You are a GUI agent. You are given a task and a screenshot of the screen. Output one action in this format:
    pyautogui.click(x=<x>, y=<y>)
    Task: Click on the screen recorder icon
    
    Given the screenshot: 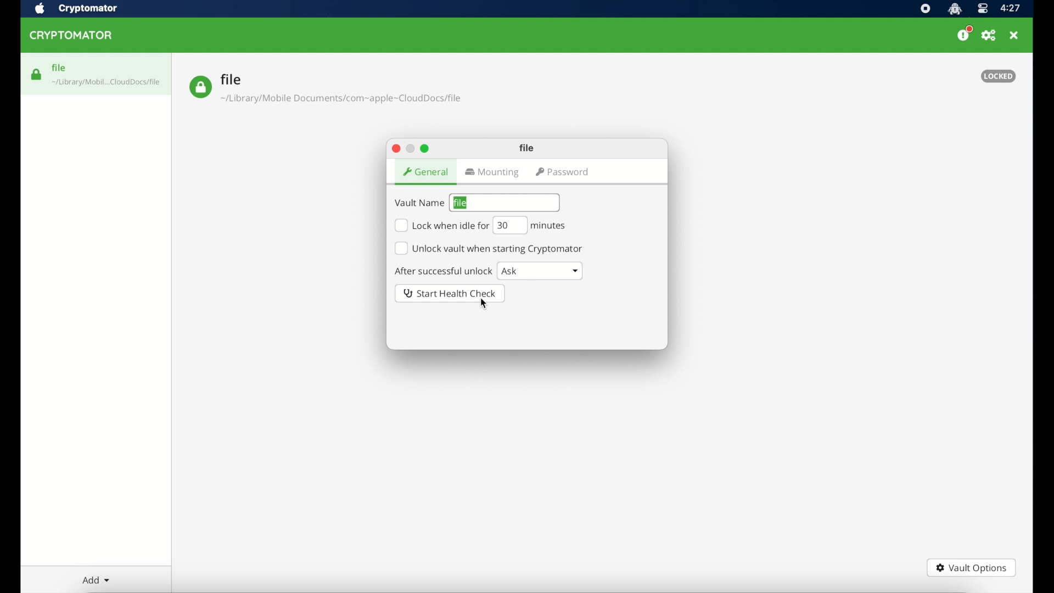 What is the action you would take?
    pyautogui.click(x=925, y=9)
    